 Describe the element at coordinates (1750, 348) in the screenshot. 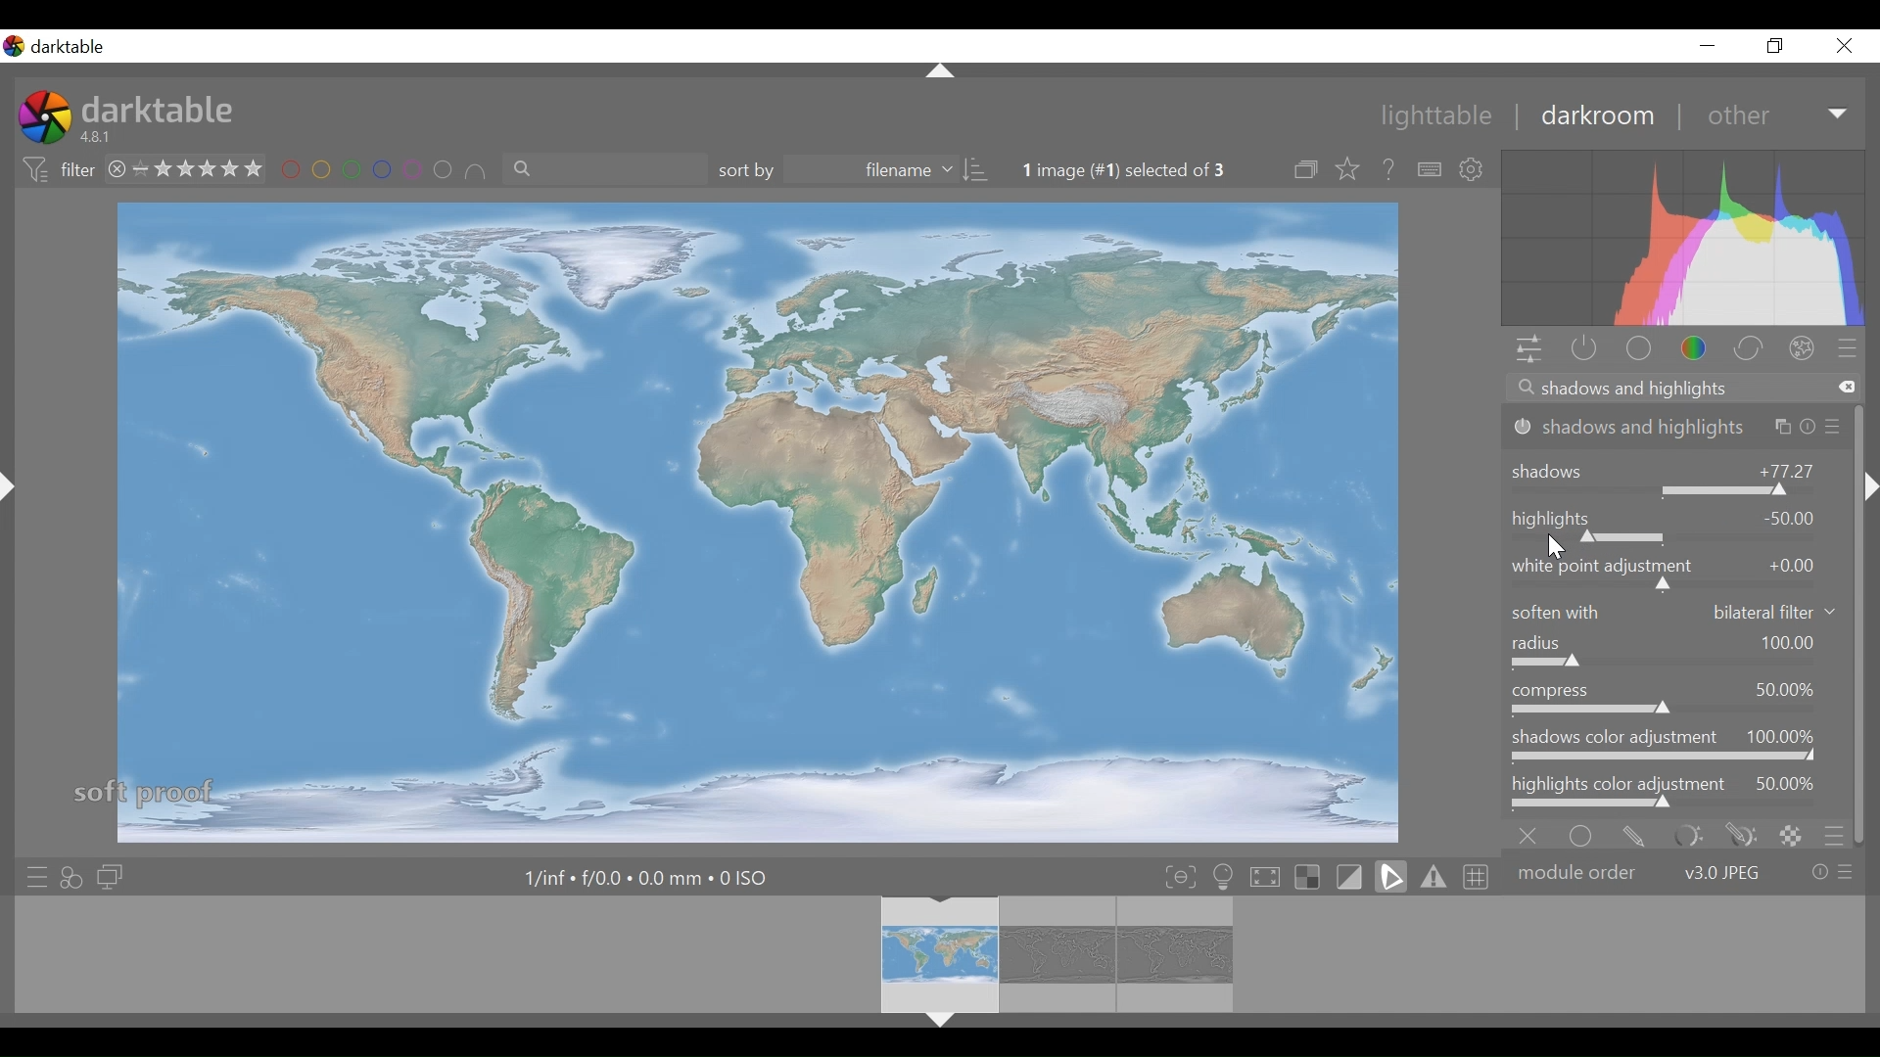

I see `correct` at that location.